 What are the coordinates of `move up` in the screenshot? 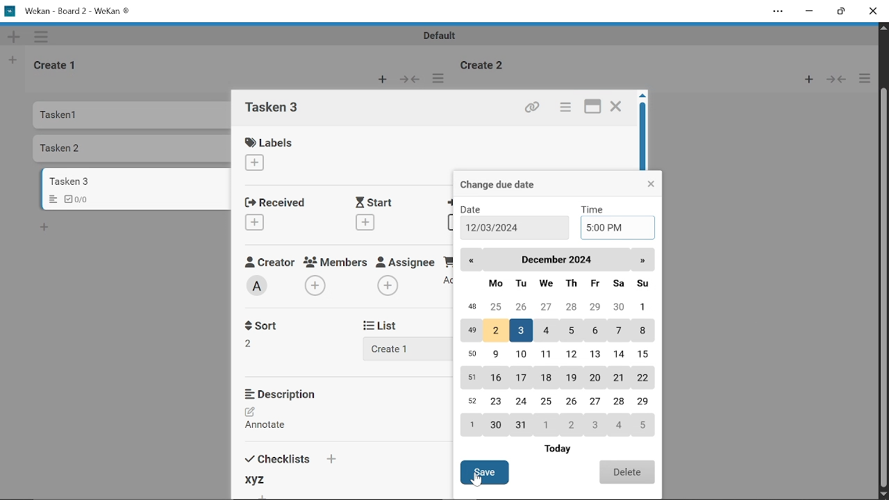 It's located at (643, 97).